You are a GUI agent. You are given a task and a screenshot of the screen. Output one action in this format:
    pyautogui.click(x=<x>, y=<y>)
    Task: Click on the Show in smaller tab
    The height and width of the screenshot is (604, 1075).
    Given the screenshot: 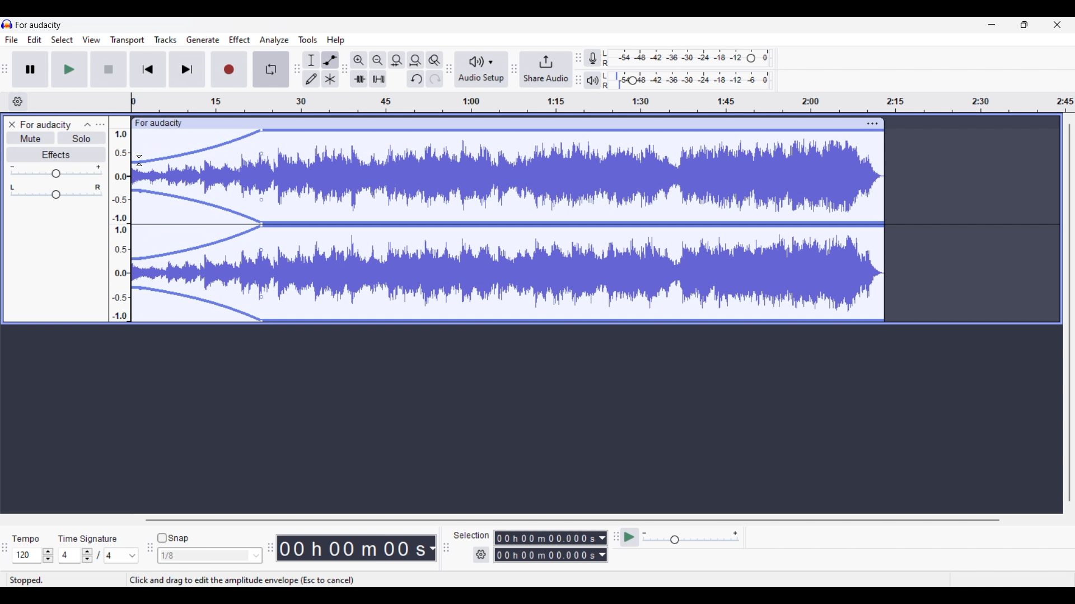 What is the action you would take?
    pyautogui.click(x=1025, y=25)
    